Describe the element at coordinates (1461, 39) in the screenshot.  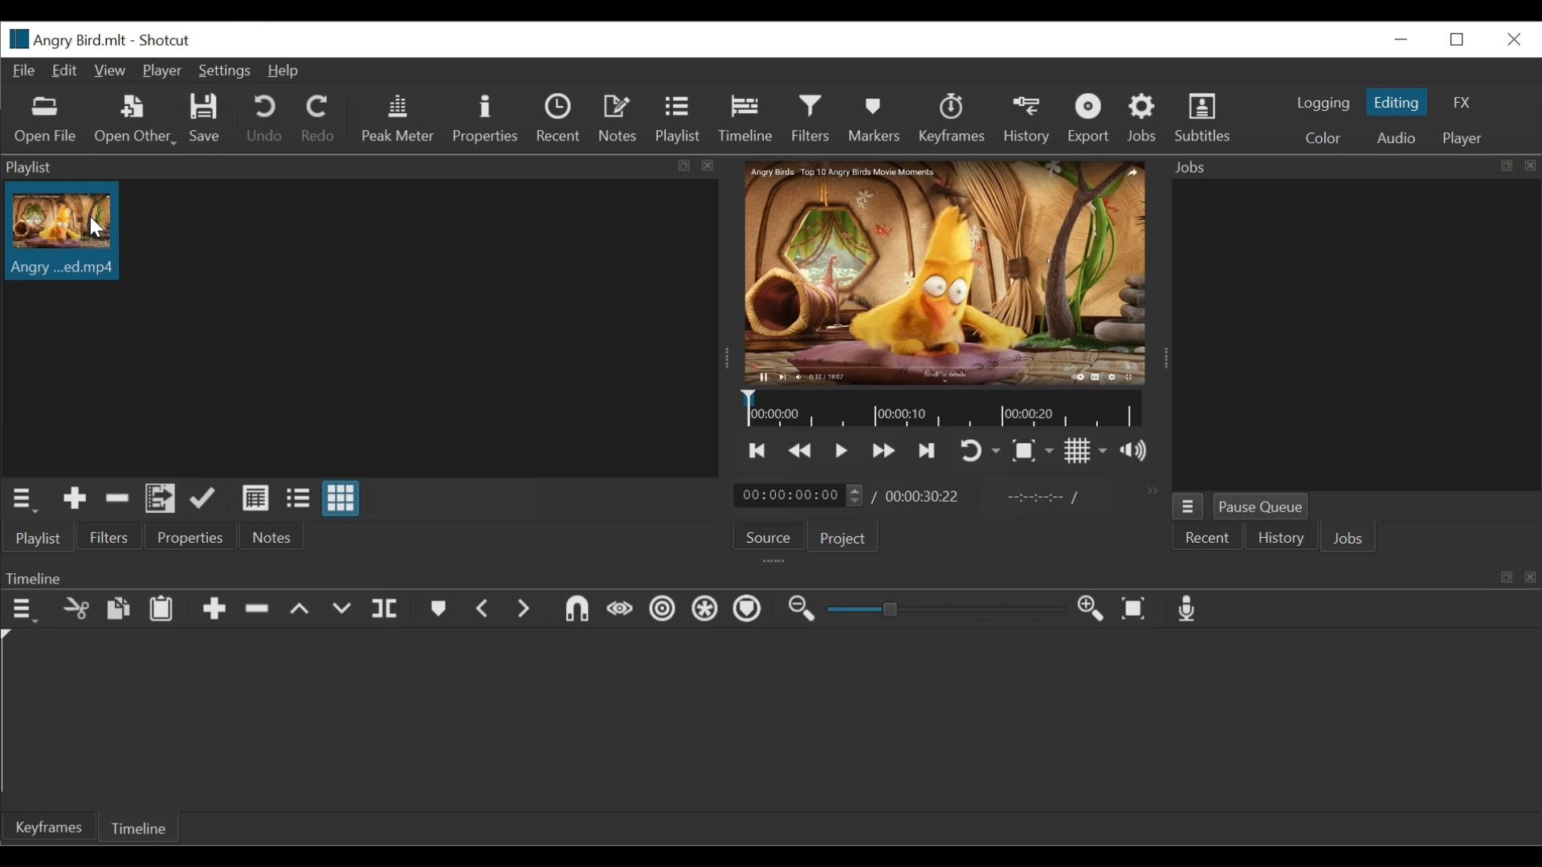
I see `Restore` at that location.